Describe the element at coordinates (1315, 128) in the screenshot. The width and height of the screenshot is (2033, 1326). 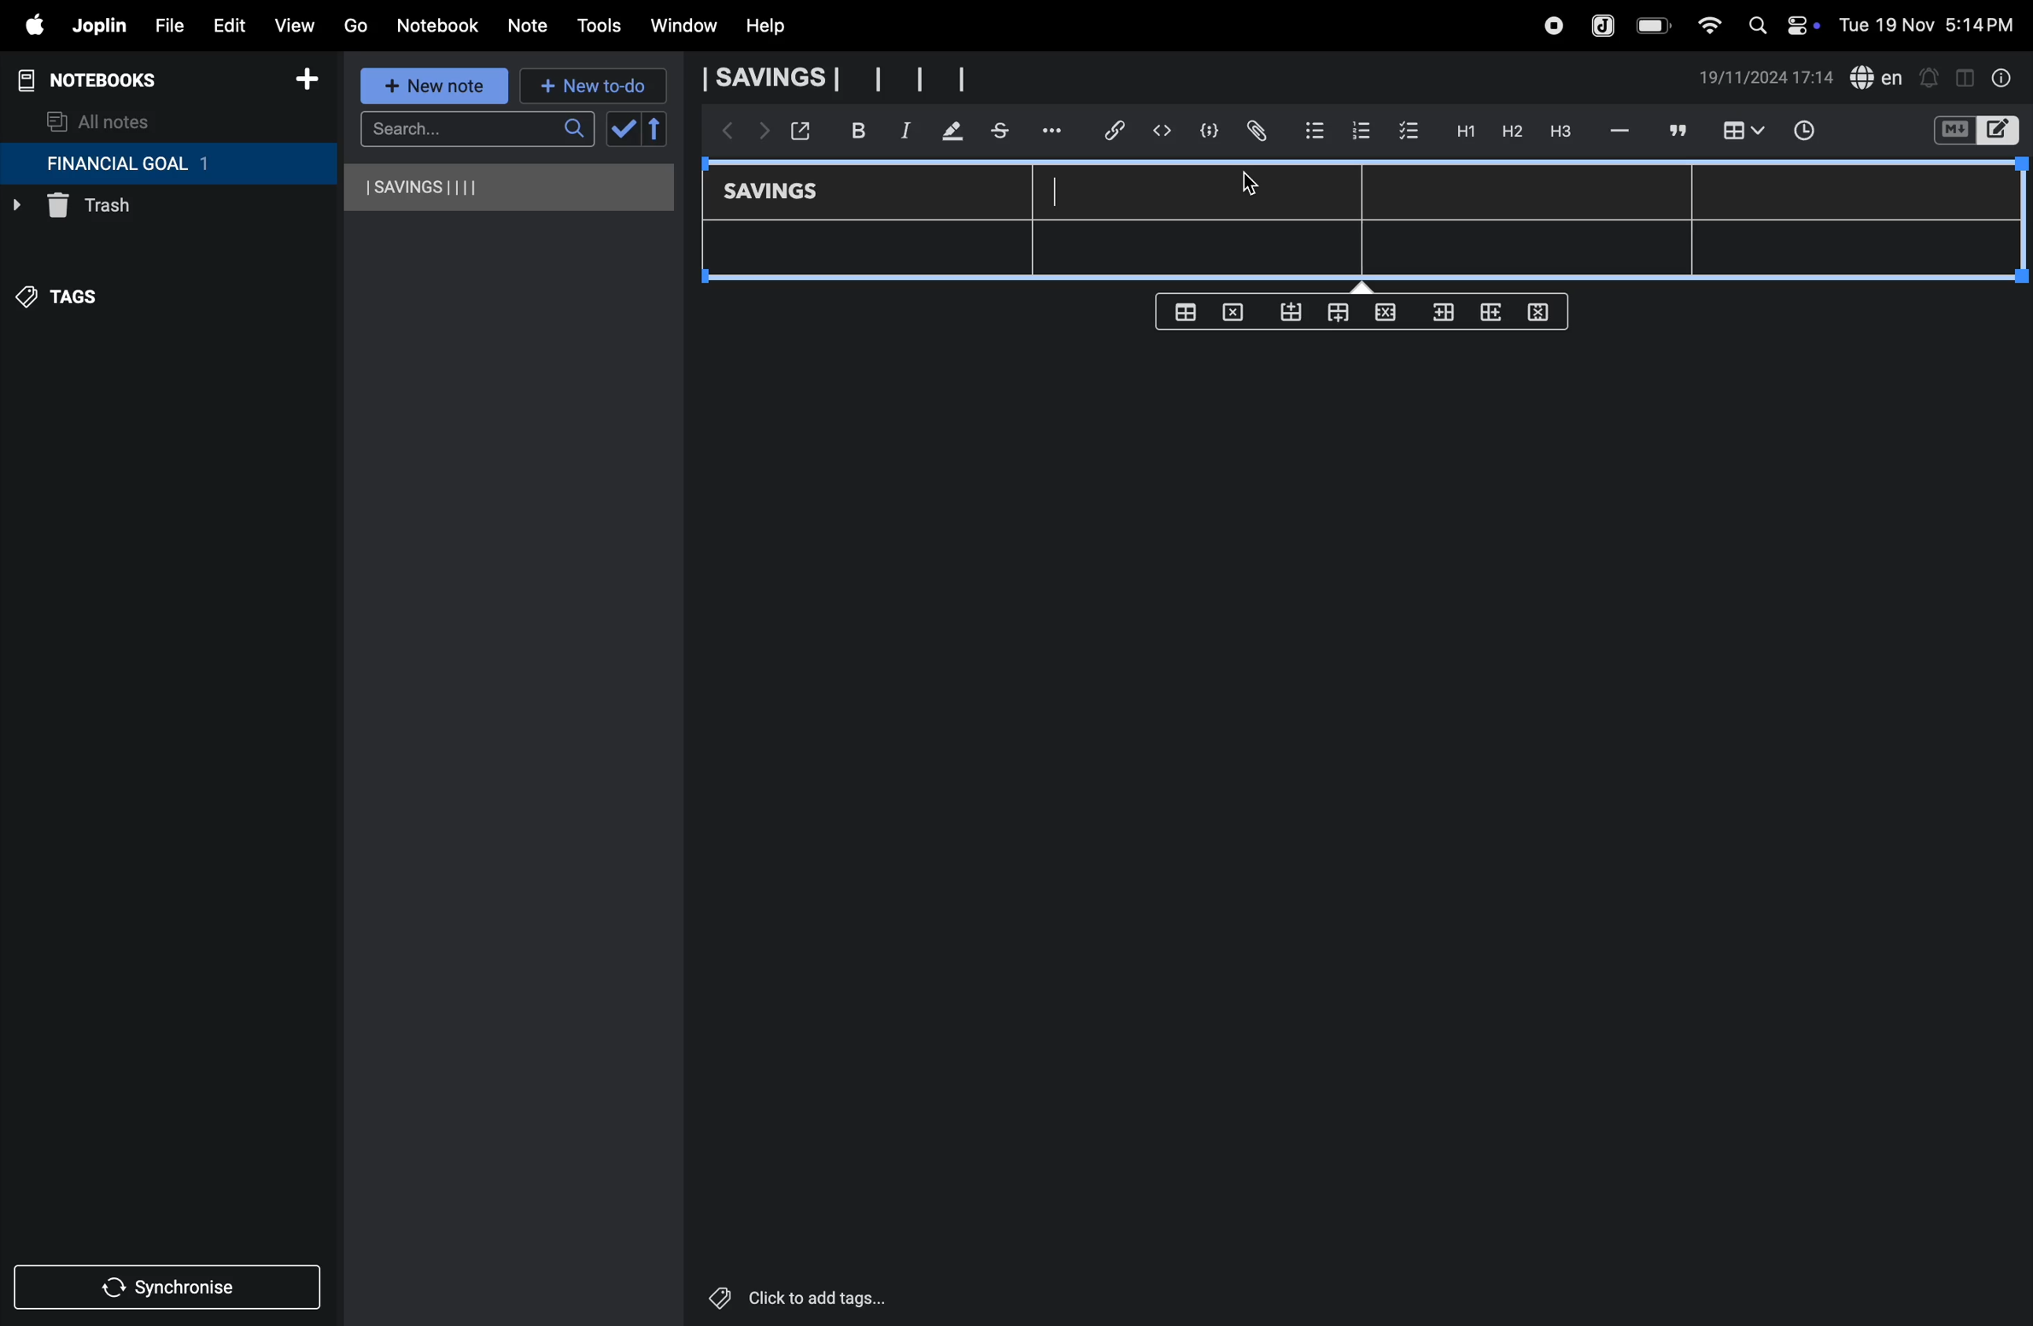
I see `bullet list` at that location.